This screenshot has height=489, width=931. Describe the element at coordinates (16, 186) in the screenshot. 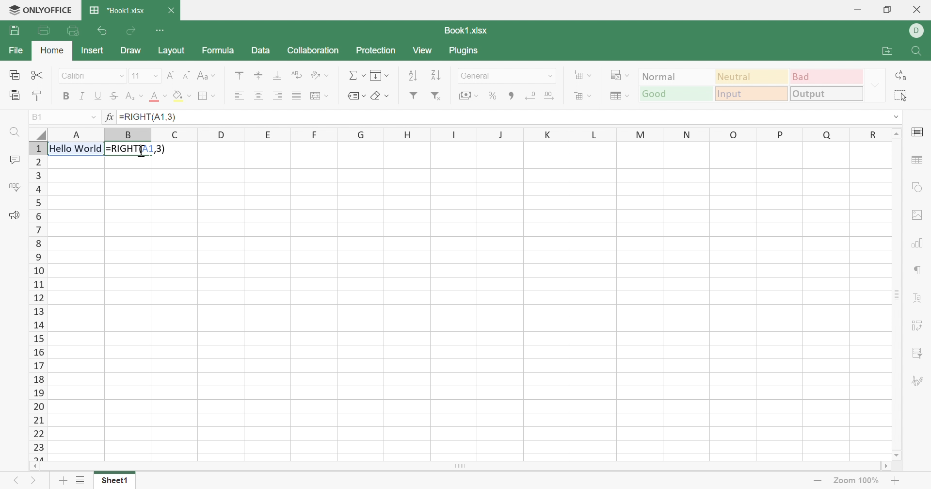

I see `Spell checking` at that location.